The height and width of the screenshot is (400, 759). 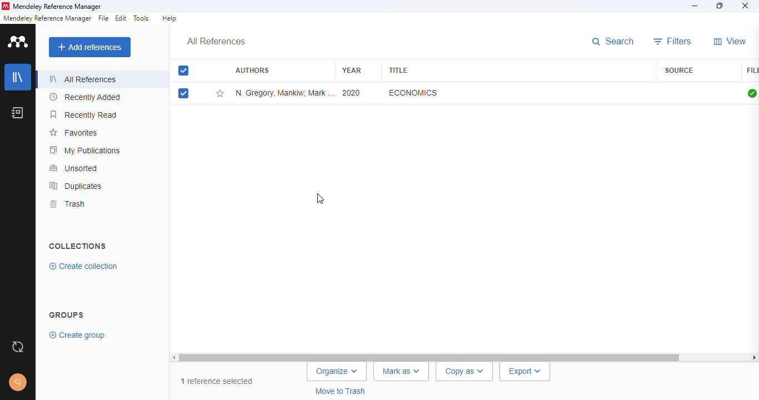 What do you see at coordinates (47, 18) in the screenshot?
I see `mendeley reference manager` at bounding box center [47, 18].